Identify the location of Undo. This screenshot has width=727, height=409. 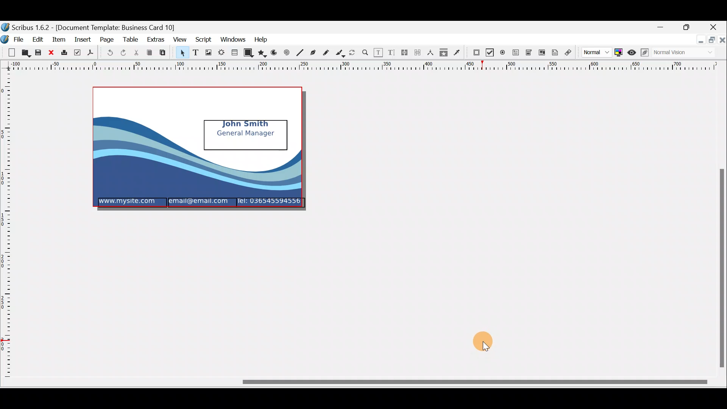
(110, 53).